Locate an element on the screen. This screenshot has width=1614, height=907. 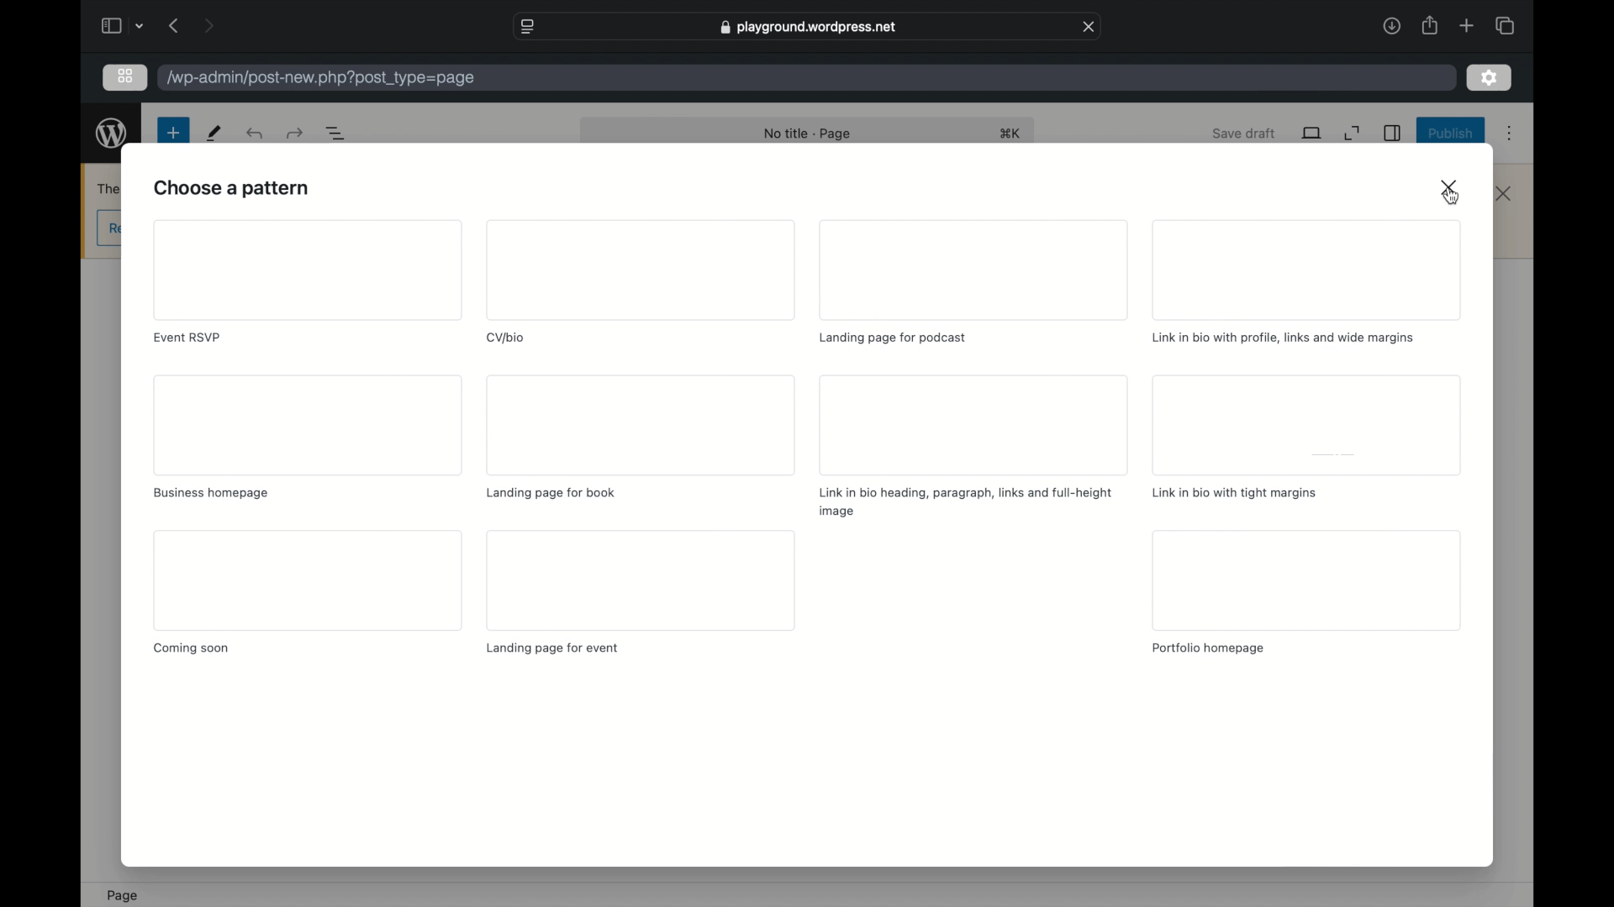
cursor is located at coordinates (1453, 197).